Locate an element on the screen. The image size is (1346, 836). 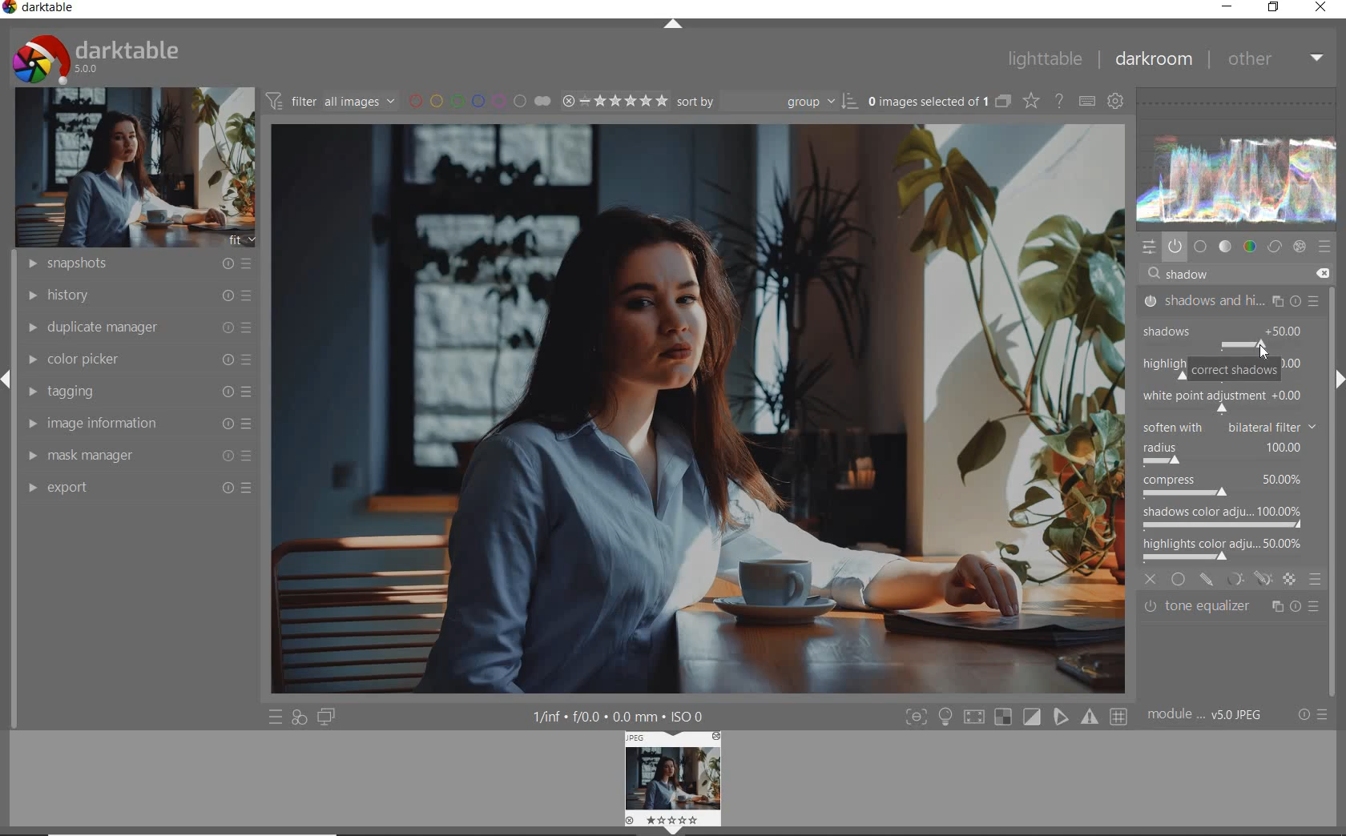
darkroom is located at coordinates (1152, 60).